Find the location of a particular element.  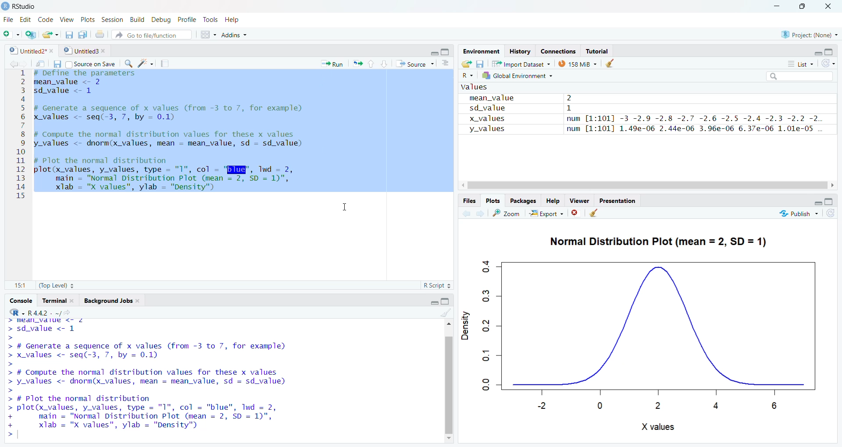

Source on Save is located at coordinates (93, 64).